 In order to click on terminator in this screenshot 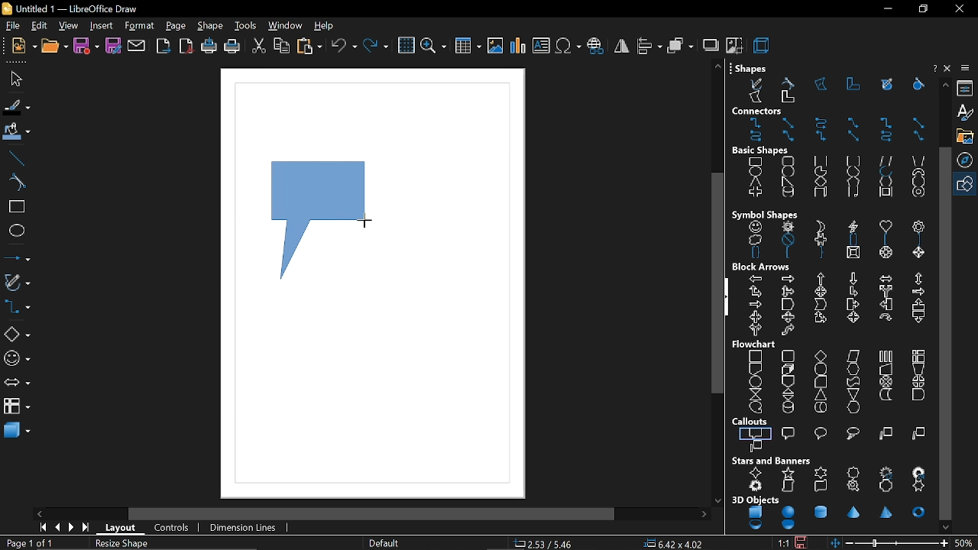, I will do `click(819, 369)`.